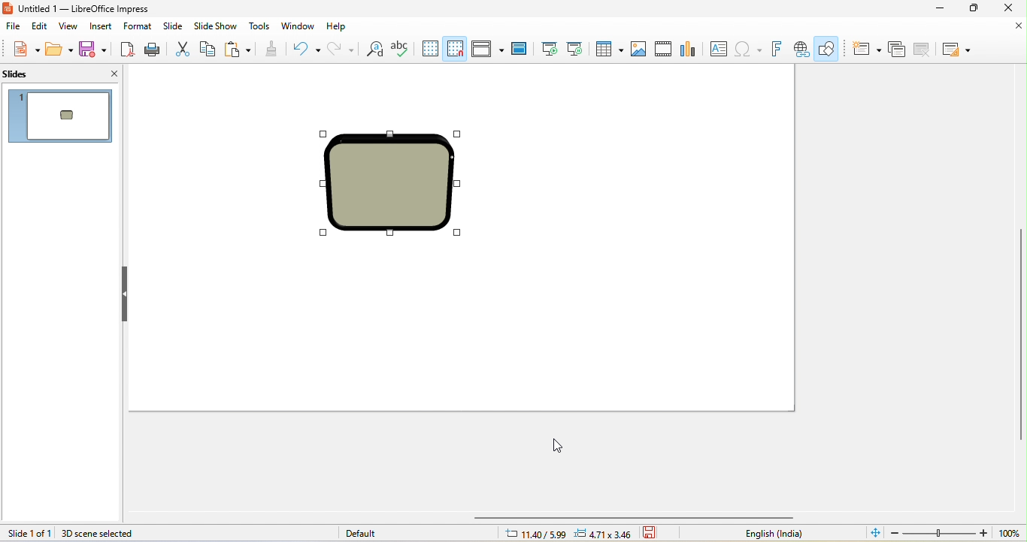  What do you see at coordinates (73, 26) in the screenshot?
I see `view` at bounding box center [73, 26].